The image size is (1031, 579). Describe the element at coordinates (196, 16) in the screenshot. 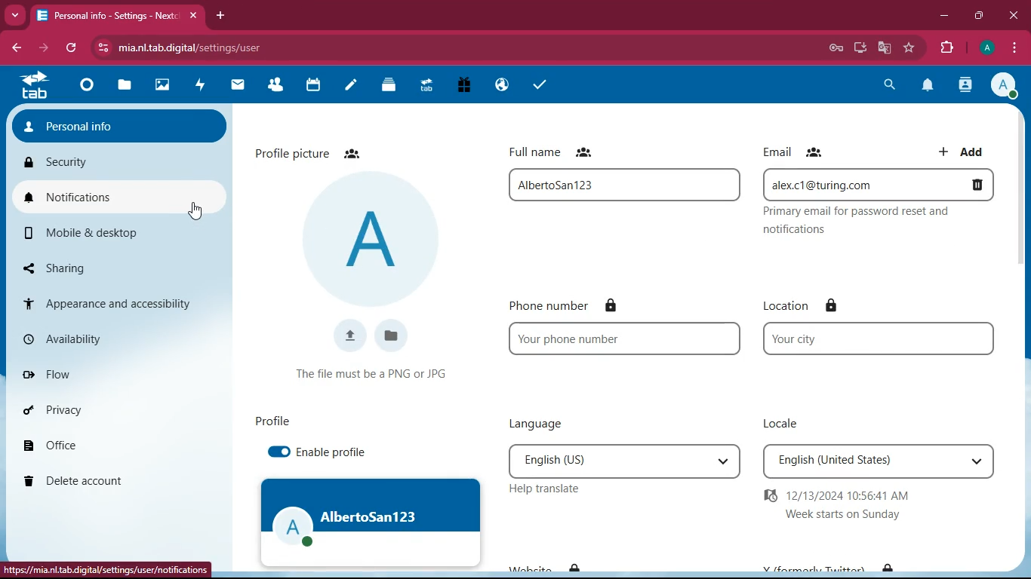

I see `close` at that location.